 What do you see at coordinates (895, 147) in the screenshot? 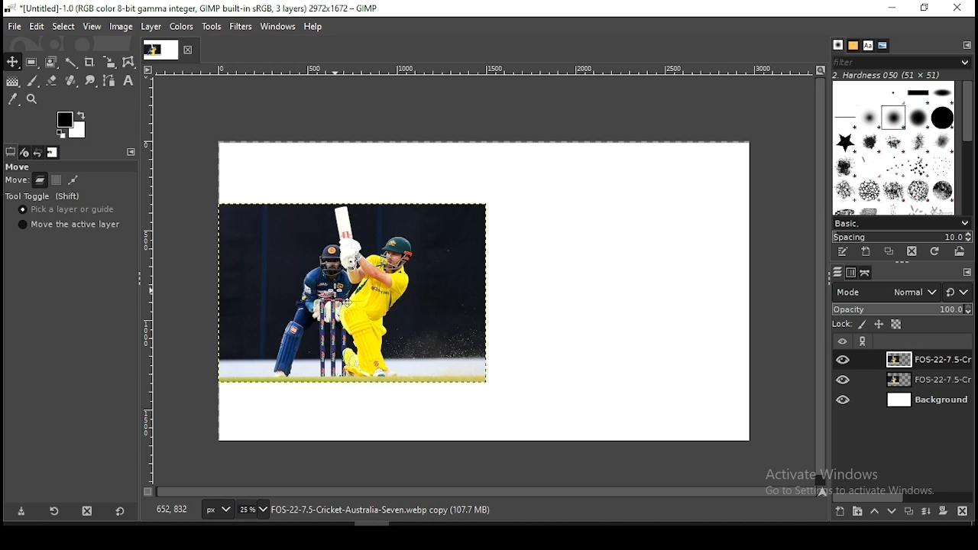
I see `Designs` at bounding box center [895, 147].